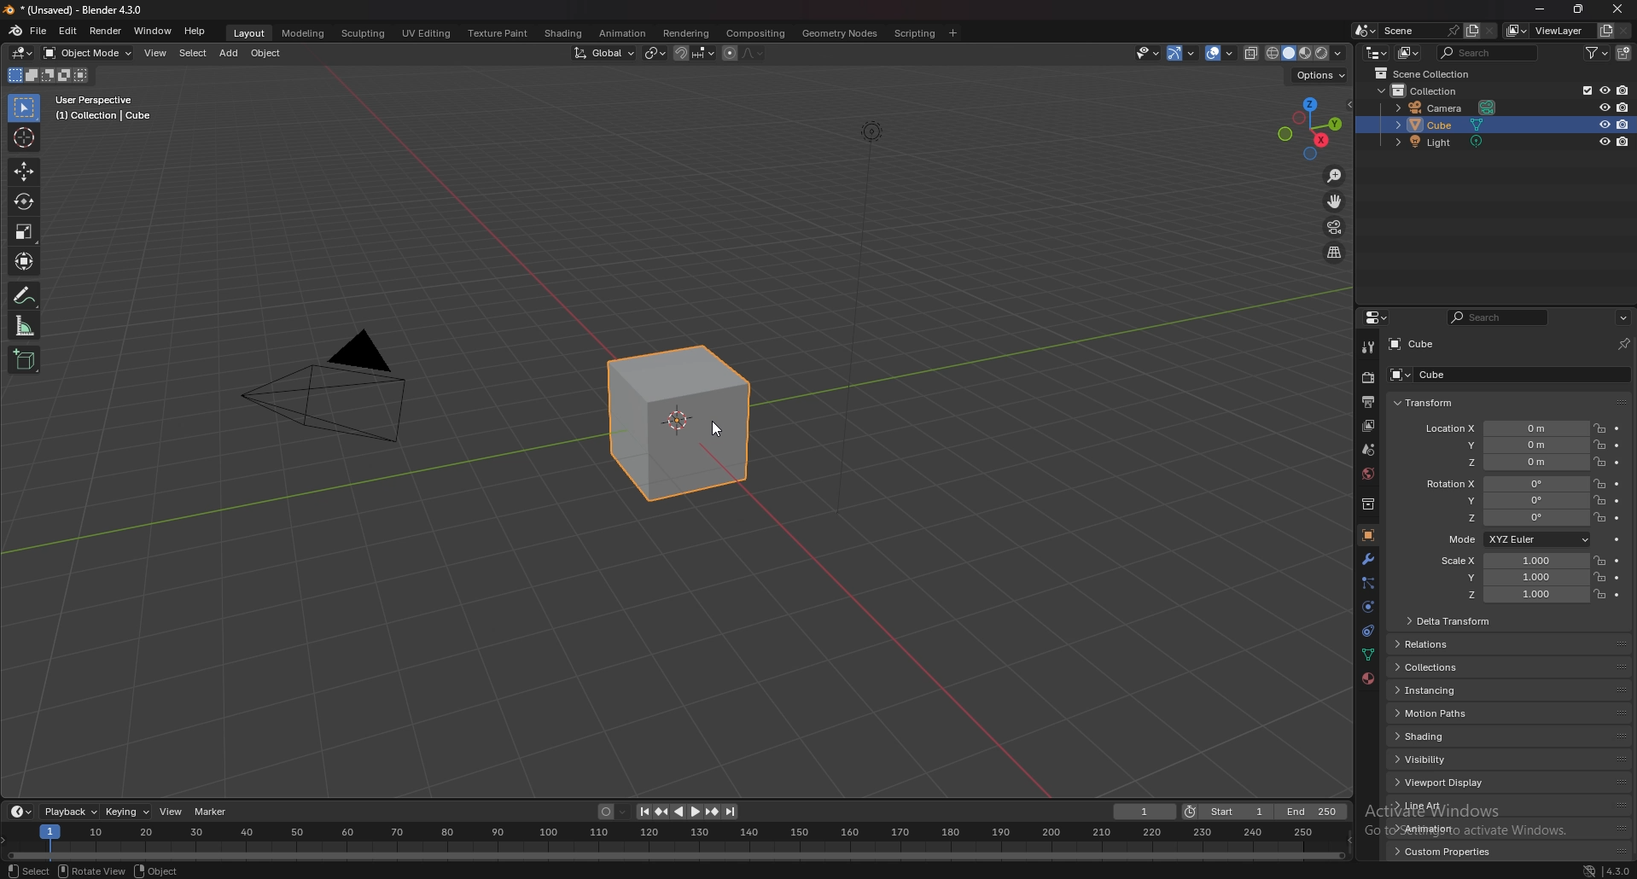  What do you see at coordinates (693, 53) in the screenshot?
I see `snapping` at bounding box center [693, 53].